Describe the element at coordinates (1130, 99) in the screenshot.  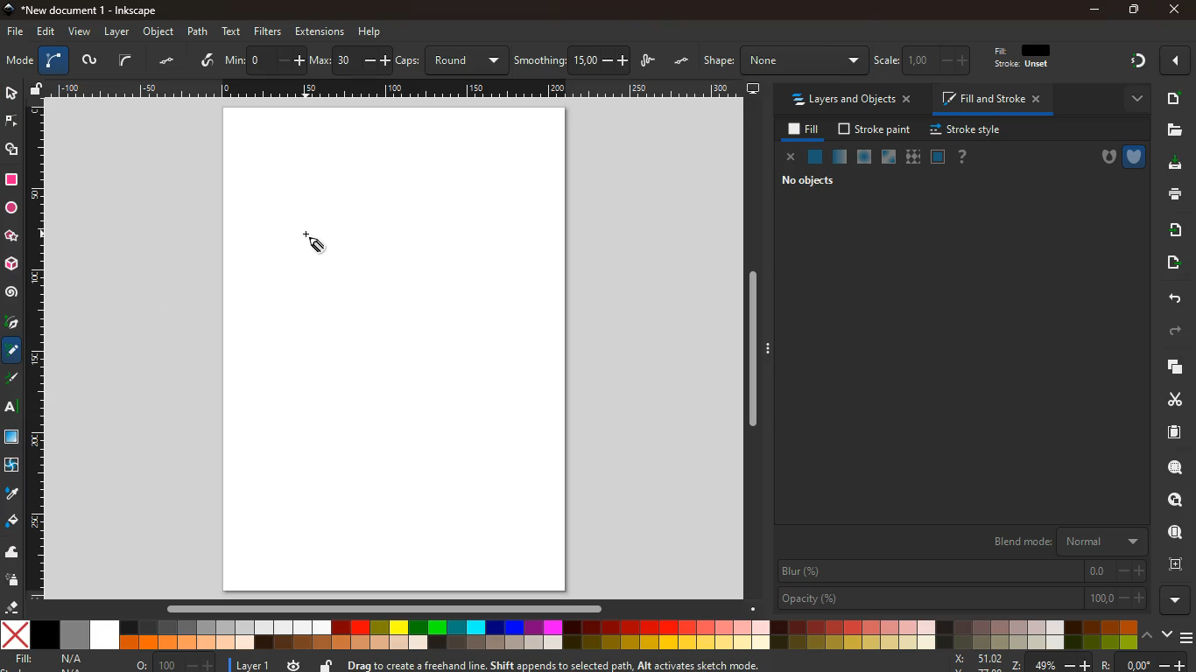
I see `more` at that location.